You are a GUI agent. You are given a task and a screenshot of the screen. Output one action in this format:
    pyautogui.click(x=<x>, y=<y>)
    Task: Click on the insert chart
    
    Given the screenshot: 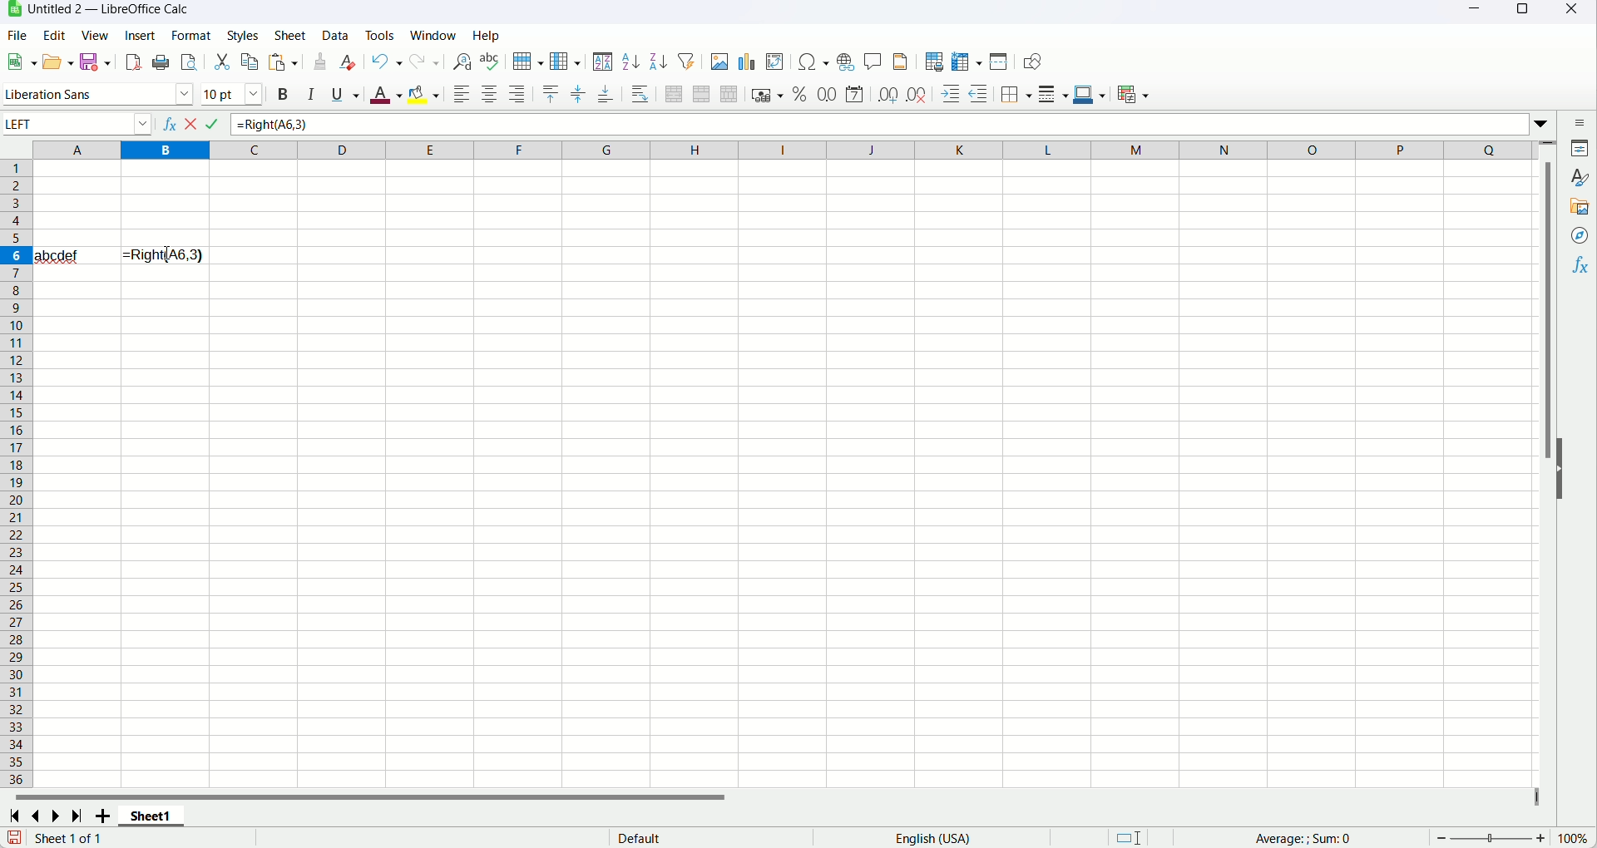 What is the action you would take?
    pyautogui.click(x=745, y=62)
    